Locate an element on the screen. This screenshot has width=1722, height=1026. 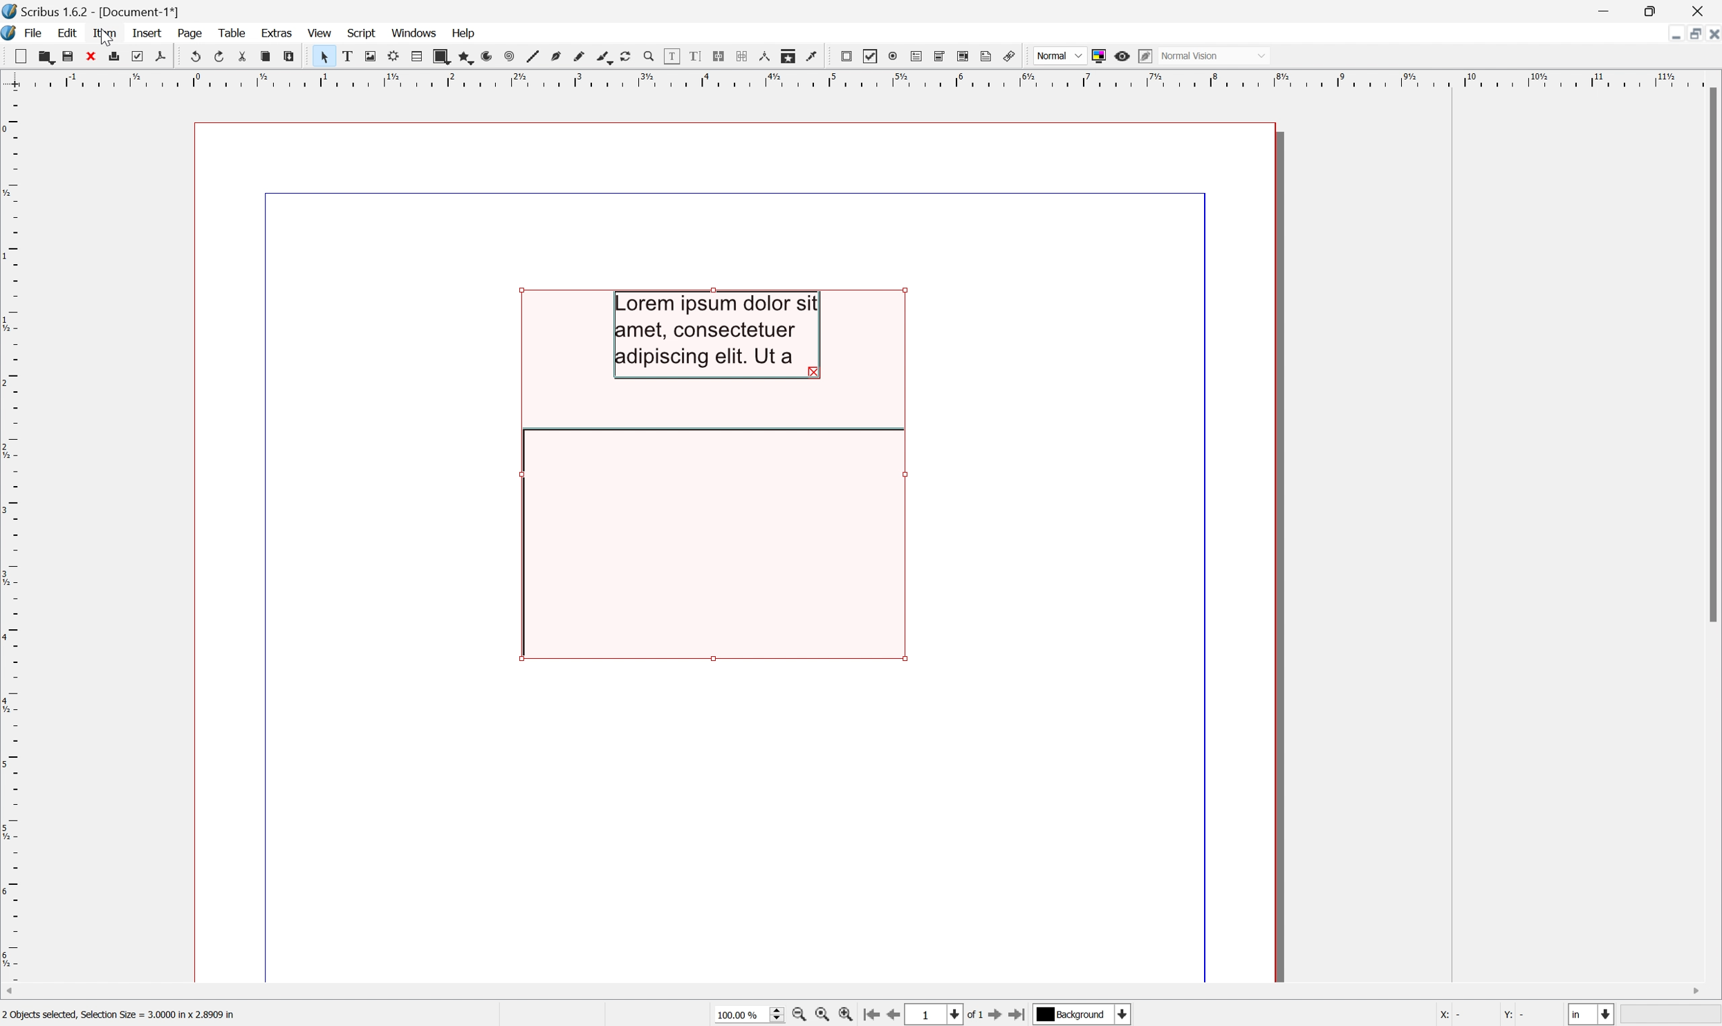
Save is located at coordinates (66, 56).